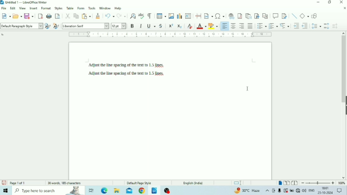  I want to click on Title, so click(26, 2).